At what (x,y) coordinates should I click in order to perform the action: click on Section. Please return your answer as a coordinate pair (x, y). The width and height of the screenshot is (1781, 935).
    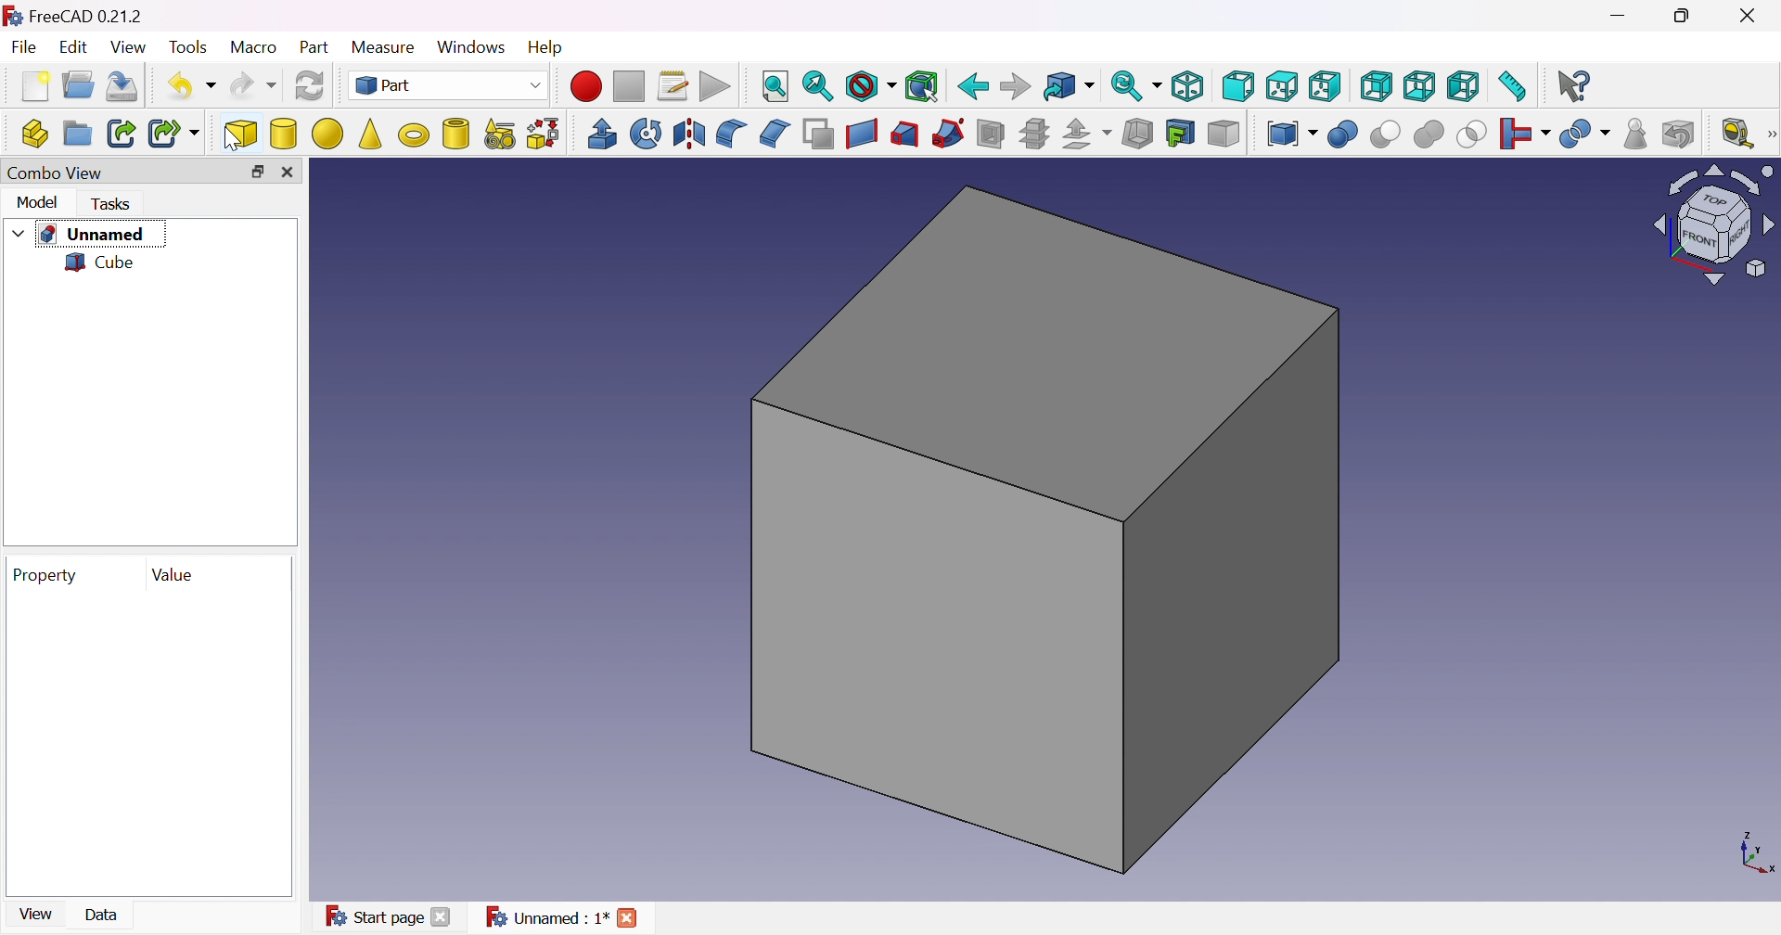
    Looking at the image, I should click on (989, 133).